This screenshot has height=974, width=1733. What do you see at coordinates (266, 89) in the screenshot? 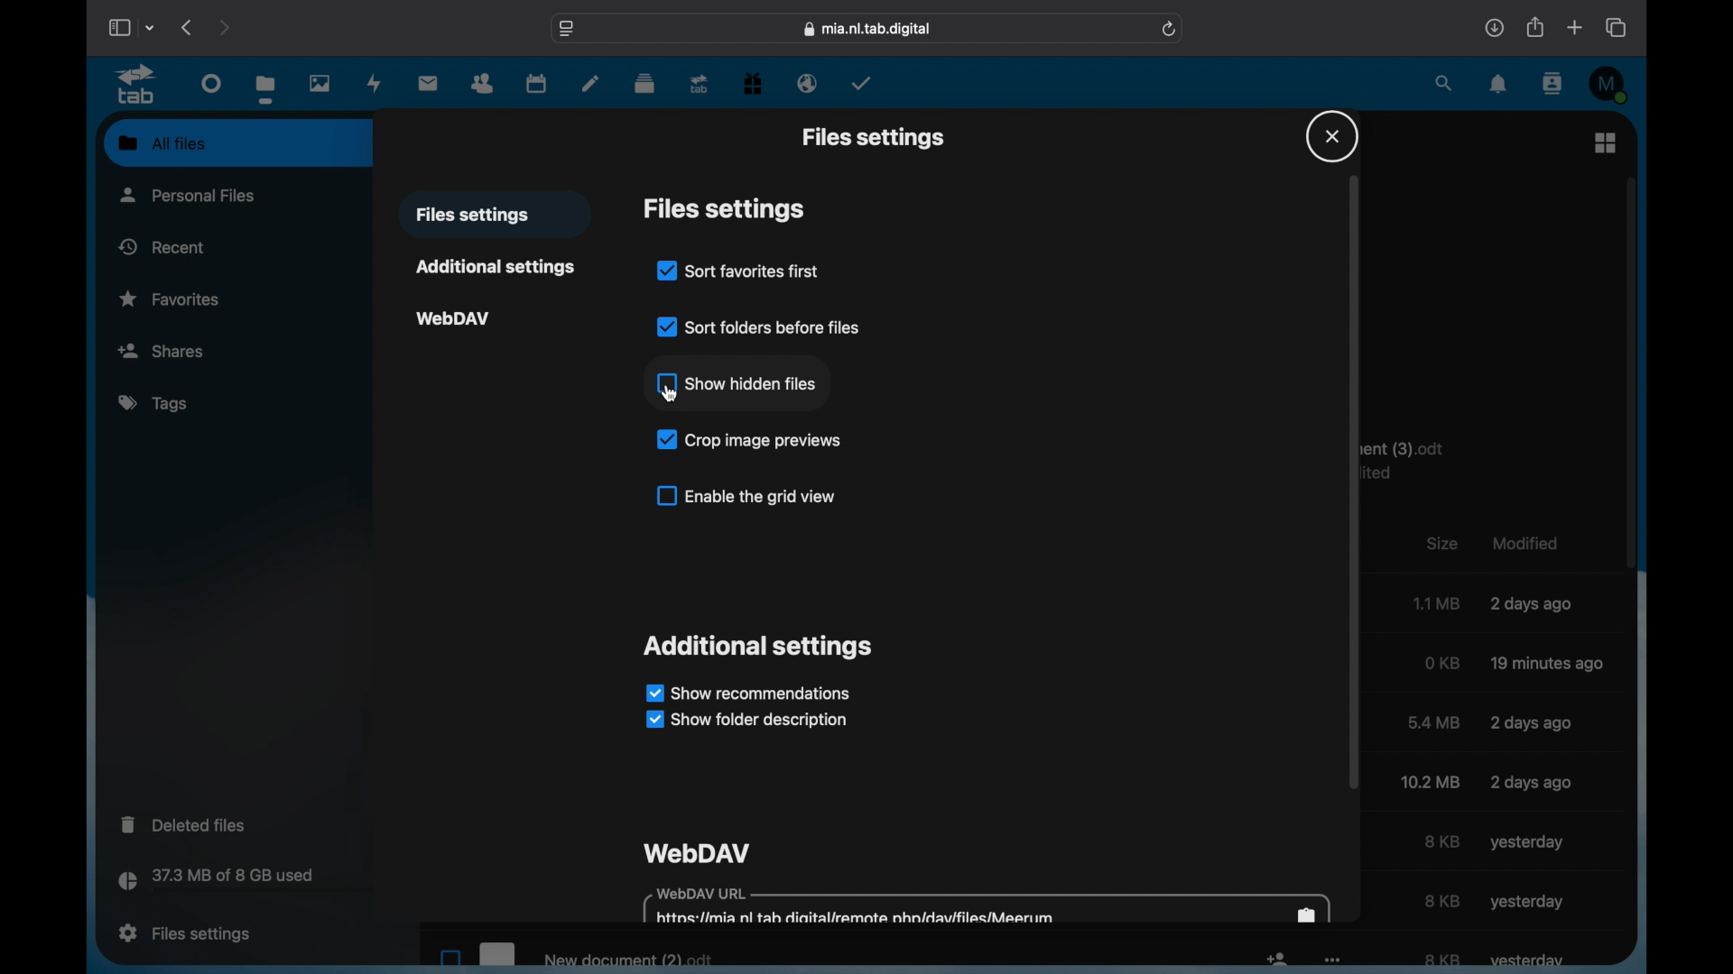
I see `files` at bounding box center [266, 89].